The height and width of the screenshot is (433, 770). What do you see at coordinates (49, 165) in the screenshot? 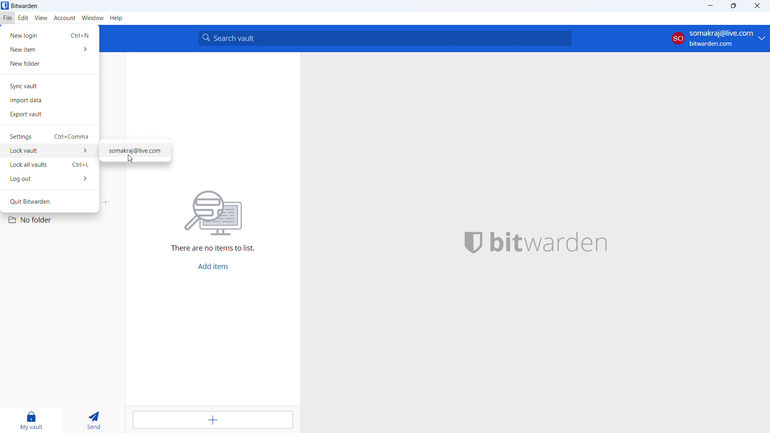
I see `lock all vaults` at bounding box center [49, 165].